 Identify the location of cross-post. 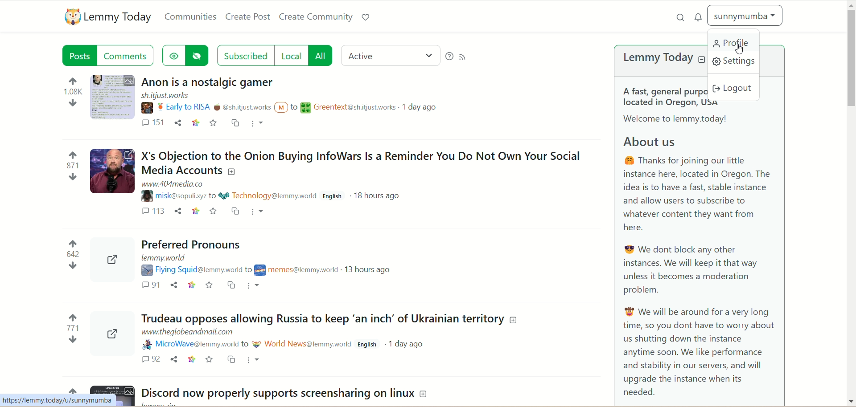
(235, 123).